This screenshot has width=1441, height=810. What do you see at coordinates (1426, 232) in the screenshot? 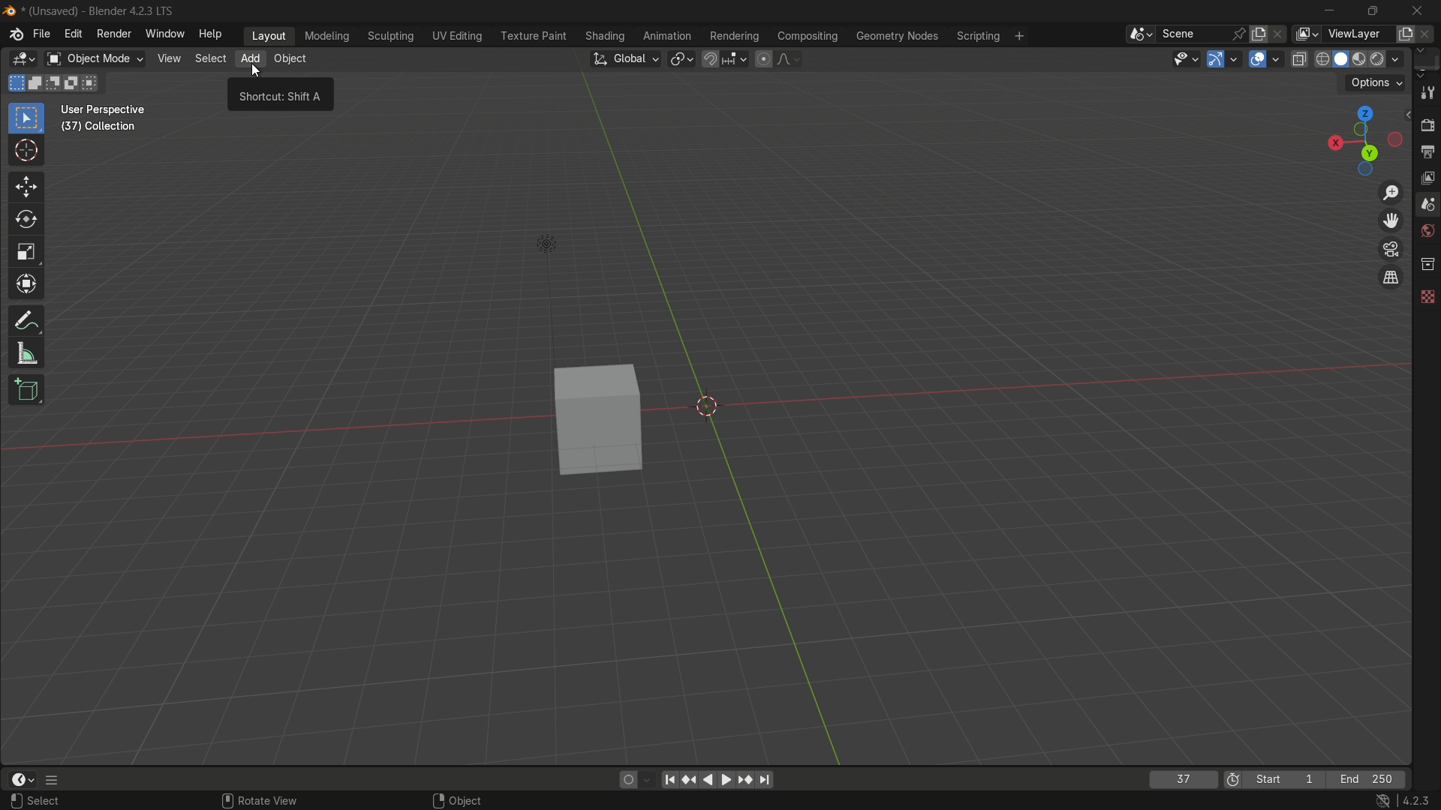
I see `world` at bounding box center [1426, 232].